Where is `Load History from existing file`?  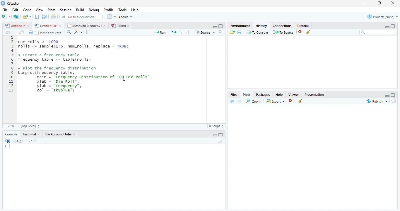 Load History from existing file is located at coordinates (232, 32).